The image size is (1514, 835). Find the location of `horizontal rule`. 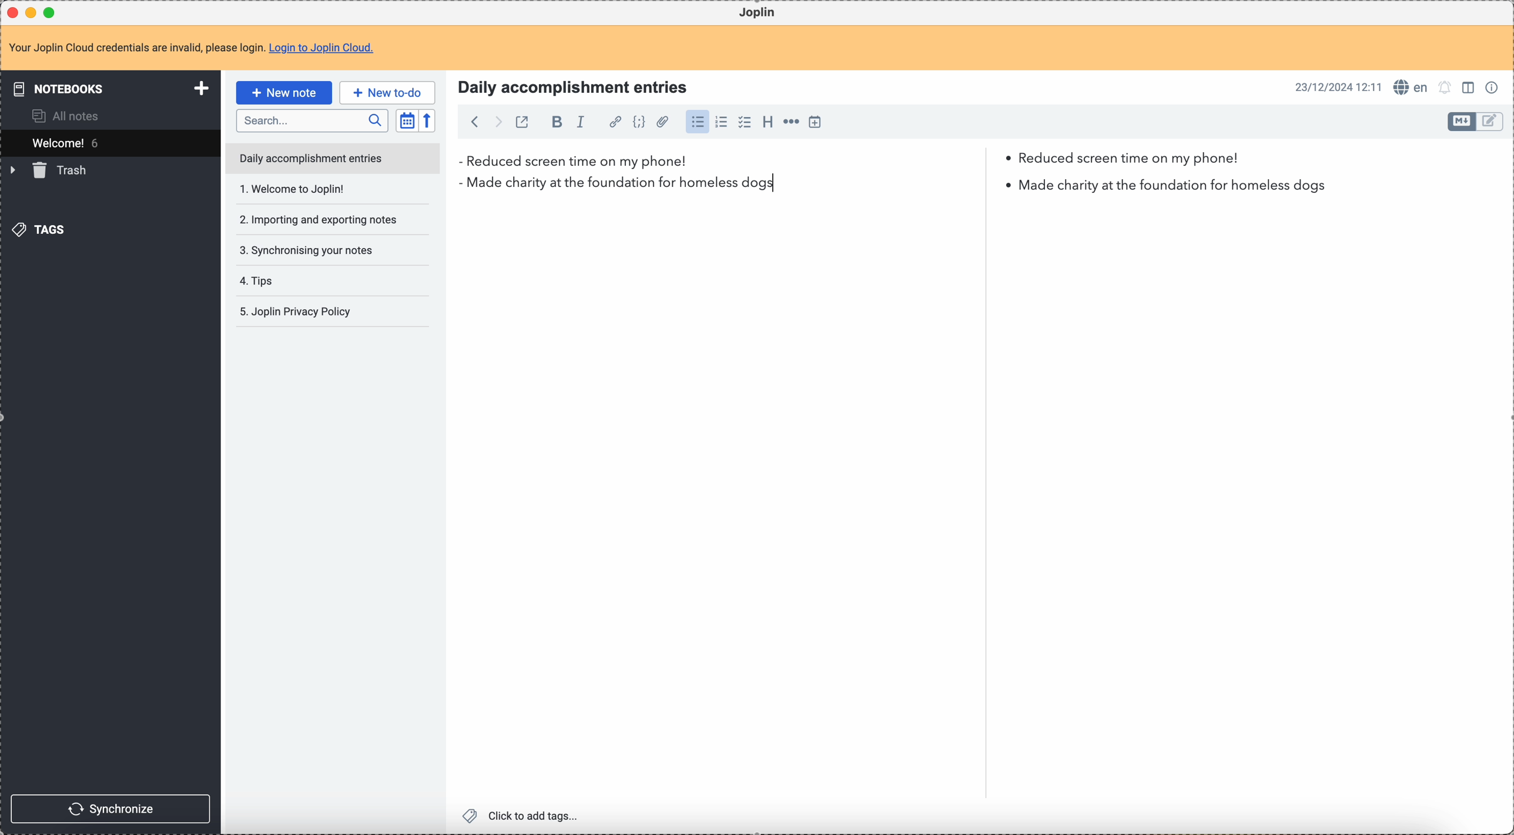

horizontal rule is located at coordinates (791, 123).